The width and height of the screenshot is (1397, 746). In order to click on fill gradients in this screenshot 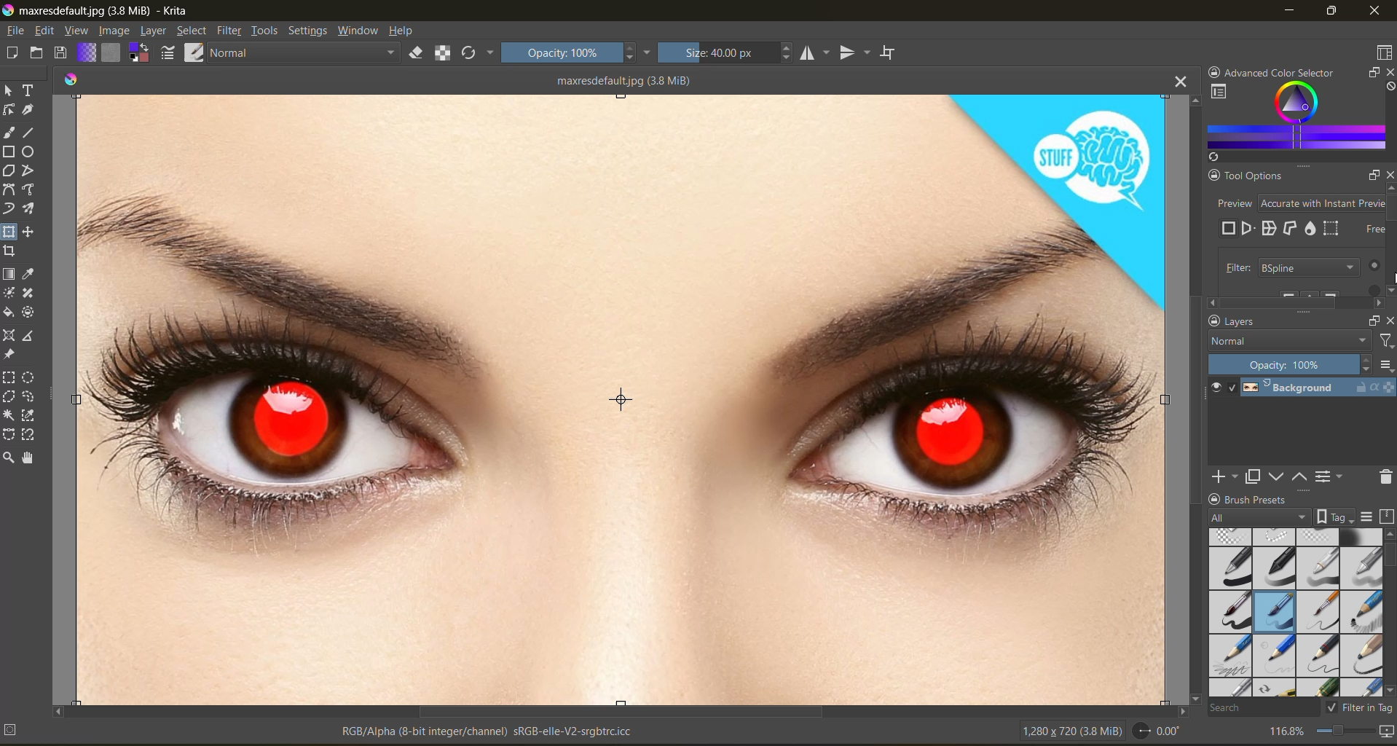, I will do `click(91, 52)`.